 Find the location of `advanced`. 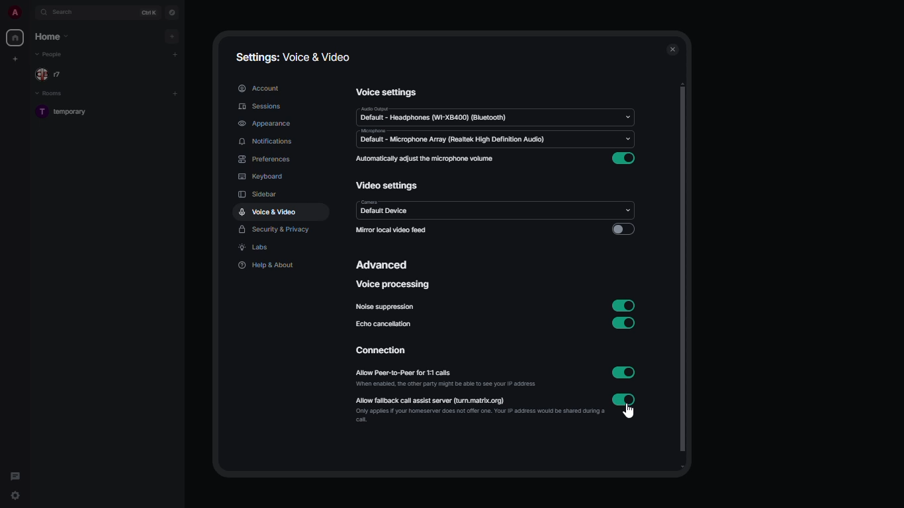

advanced is located at coordinates (384, 264).